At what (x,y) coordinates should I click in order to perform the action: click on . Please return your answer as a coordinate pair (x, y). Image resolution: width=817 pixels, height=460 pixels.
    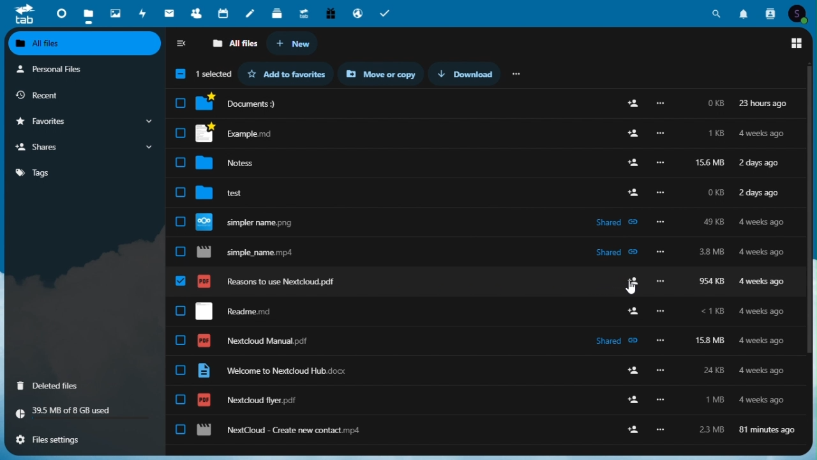
    Looking at the image, I should click on (659, 430).